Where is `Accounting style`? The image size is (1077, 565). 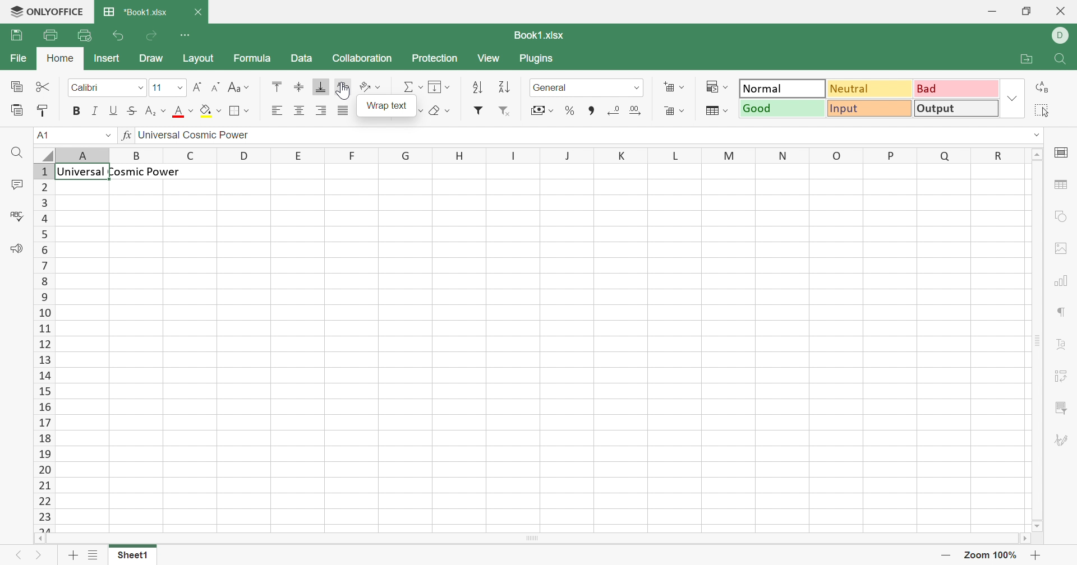
Accounting style is located at coordinates (541, 110).